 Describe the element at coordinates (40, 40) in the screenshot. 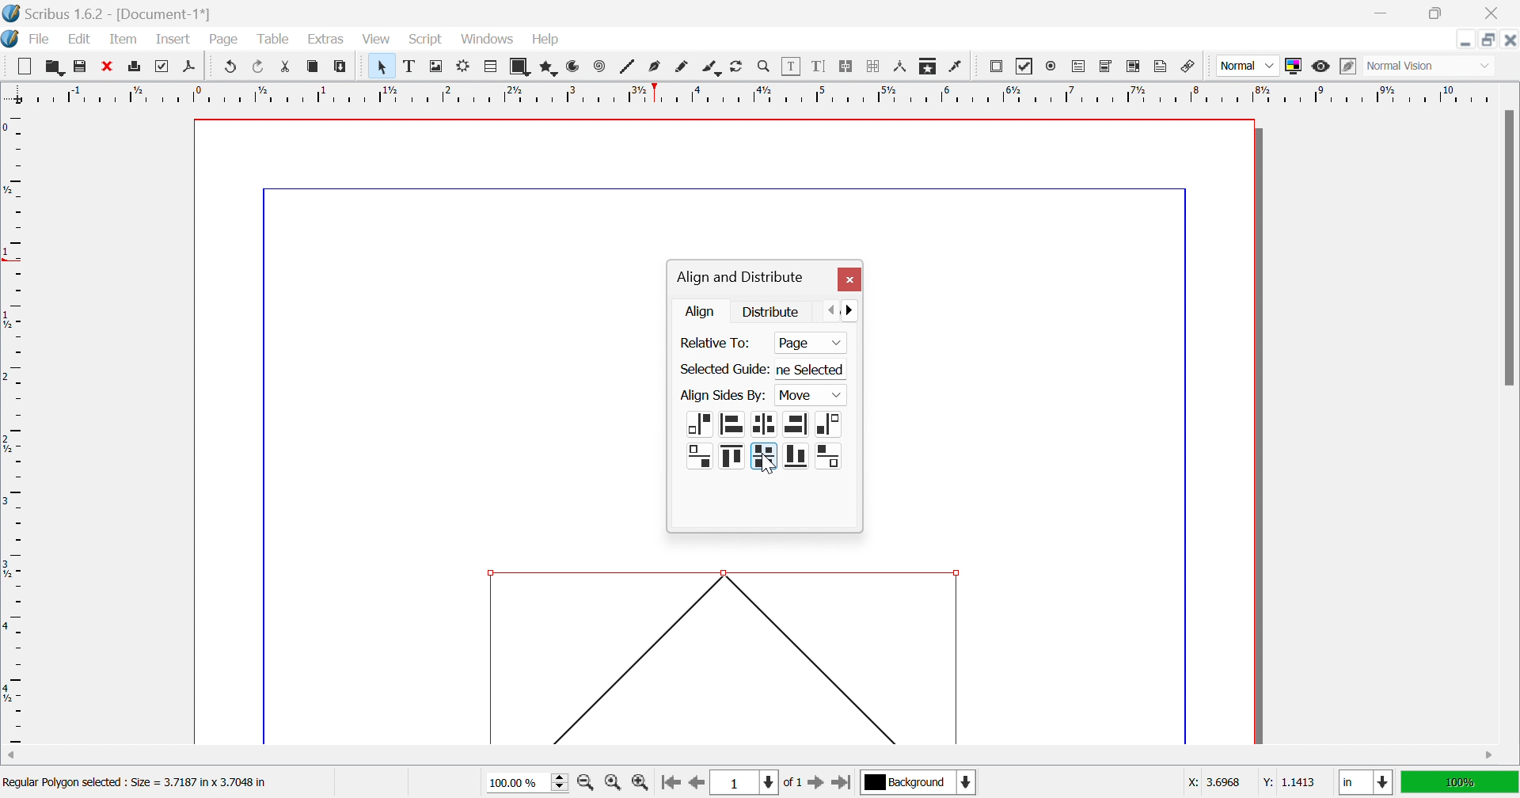

I see `File` at that location.